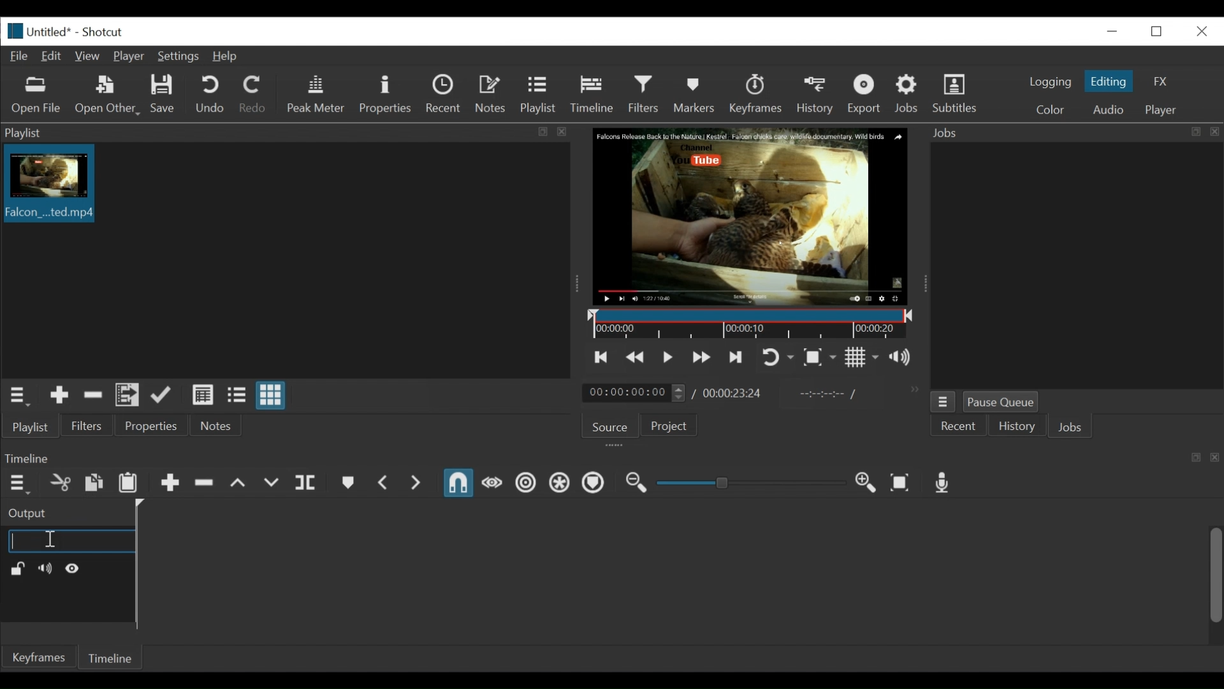 This screenshot has height=689, width=1224. What do you see at coordinates (91, 426) in the screenshot?
I see `Filters` at bounding box center [91, 426].